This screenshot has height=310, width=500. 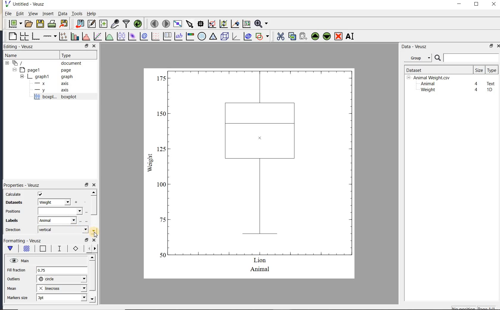 I want to click on plot bar charts, so click(x=75, y=36).